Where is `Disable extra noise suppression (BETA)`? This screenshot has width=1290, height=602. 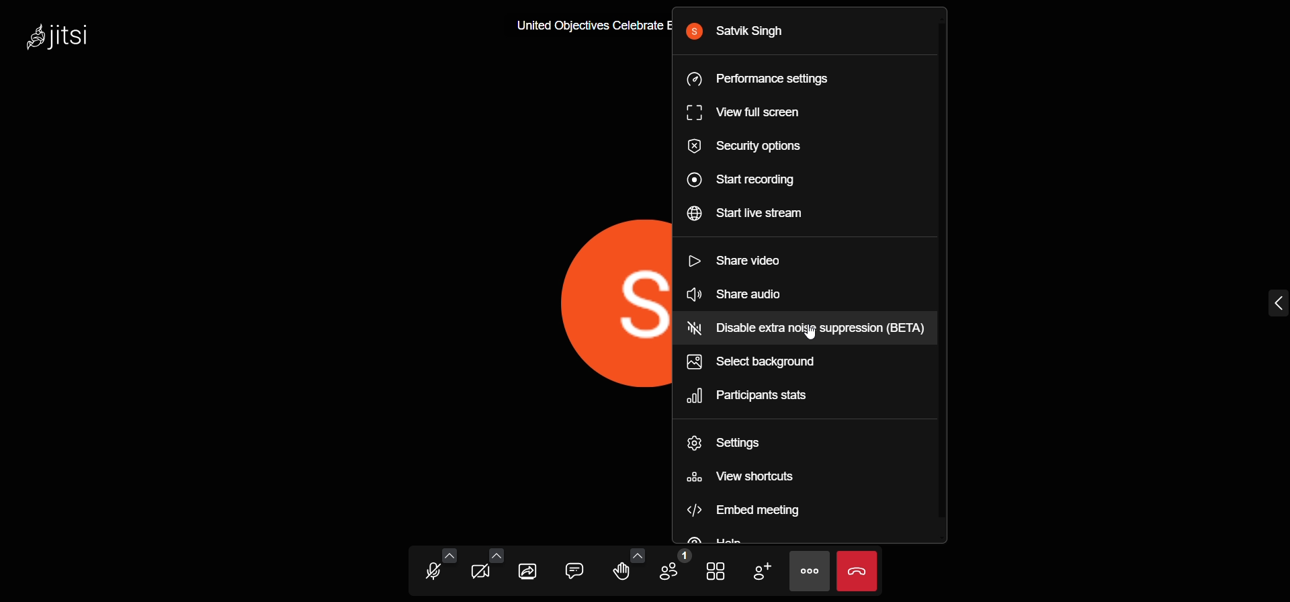
Disable extra noise suppression (BETA) is located at coordinates (810, 326).